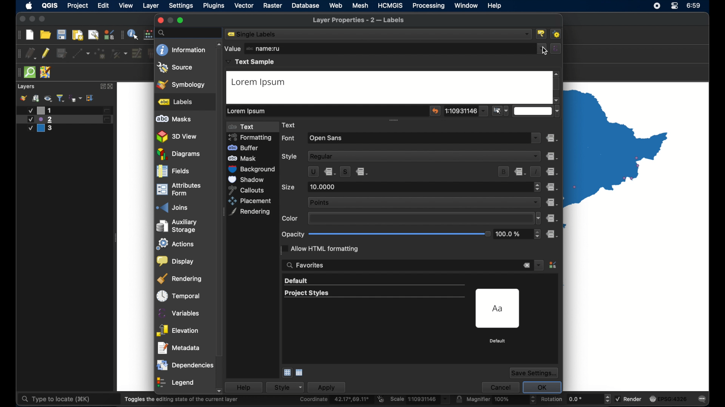  Describe the element at coordinates (181, 6) in the screenshot. I see `settings` at that location.